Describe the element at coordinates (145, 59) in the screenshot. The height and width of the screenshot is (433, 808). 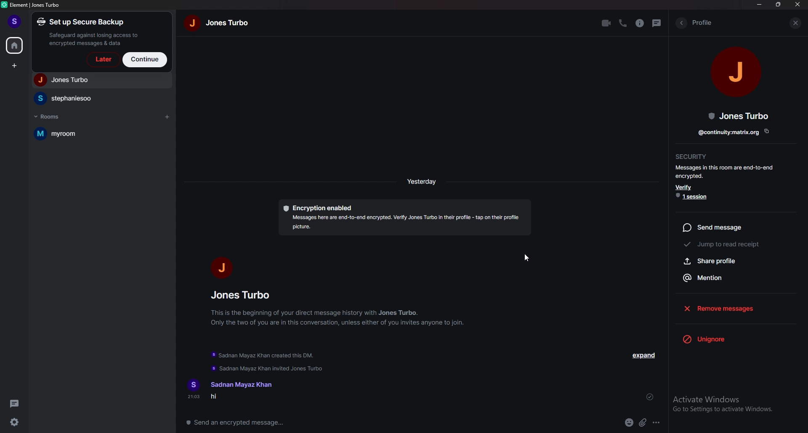
I see `continue` at that location.